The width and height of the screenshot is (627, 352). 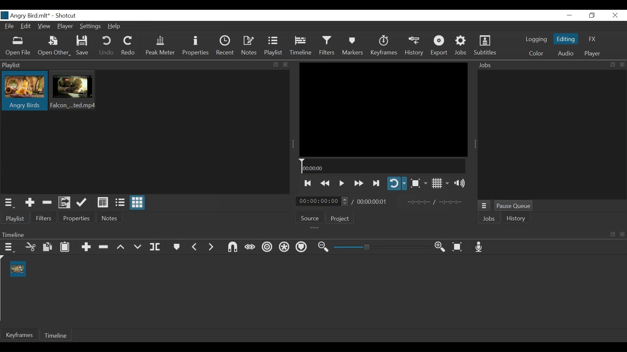 I want to click on Timeline, so click(x=58, y=336).